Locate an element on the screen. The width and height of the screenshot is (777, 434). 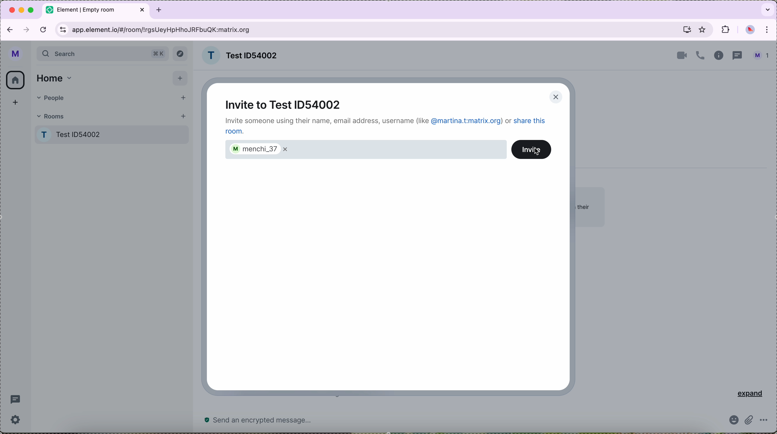
video call is located at coordinates (680, 55).